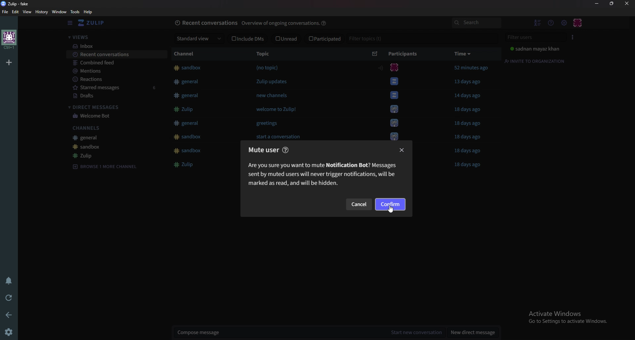 This screenshot has width=635, height=340. What do you see at coordinates (468, 137) in the screenshot?
I see `18 days ago` at bounding box center [468, 137].